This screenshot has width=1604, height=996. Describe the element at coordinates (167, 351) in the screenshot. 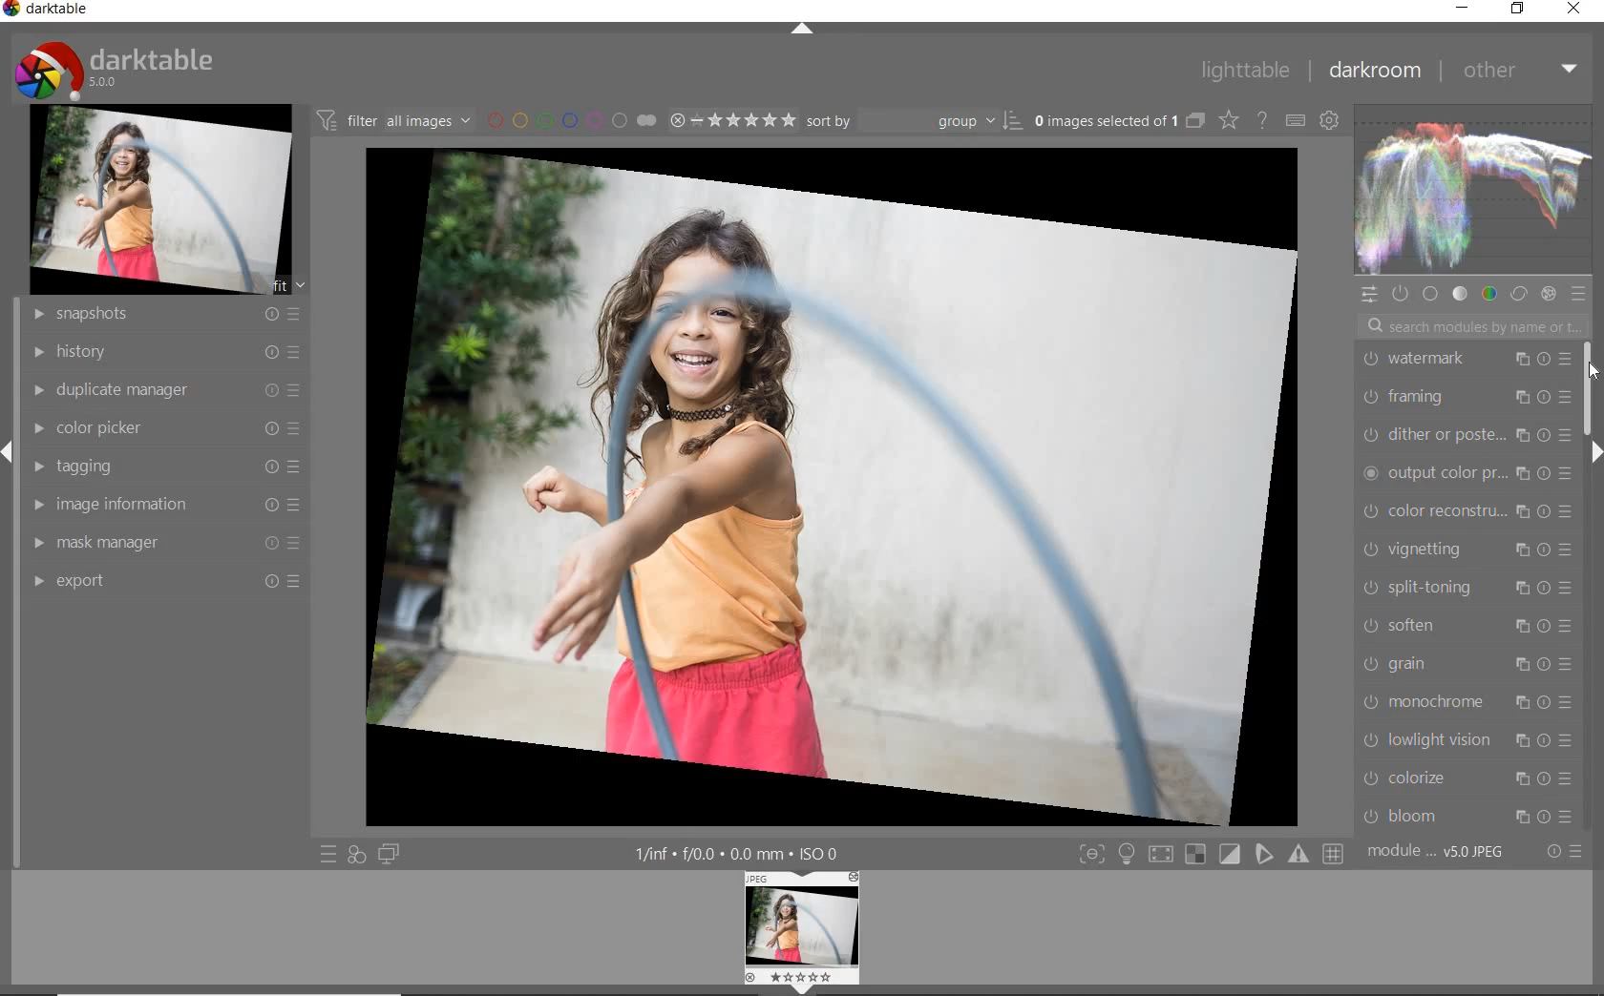

I see `history` at that location.